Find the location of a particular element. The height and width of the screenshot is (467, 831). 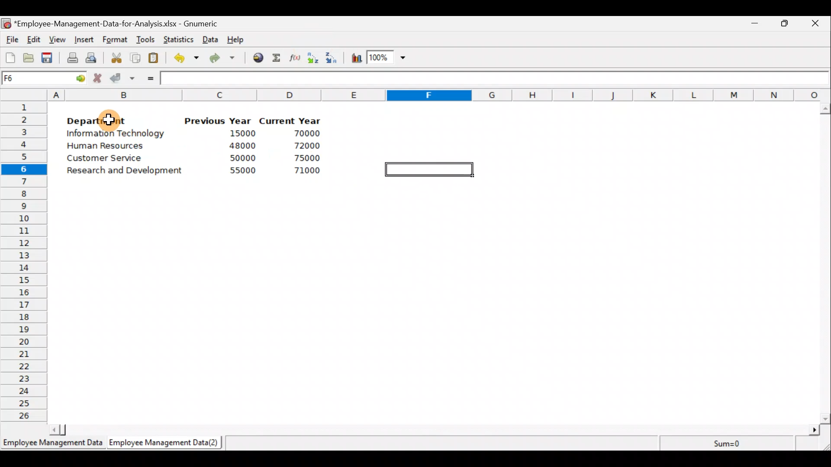

Insert is located at coordinates (83, 40).